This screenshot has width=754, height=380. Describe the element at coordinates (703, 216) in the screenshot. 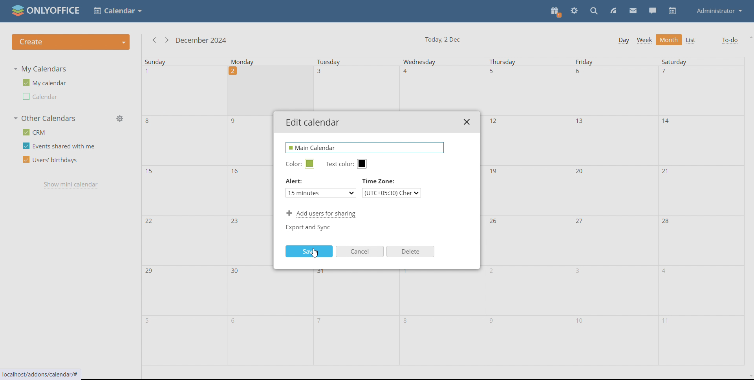

I see `saturday` at that location.